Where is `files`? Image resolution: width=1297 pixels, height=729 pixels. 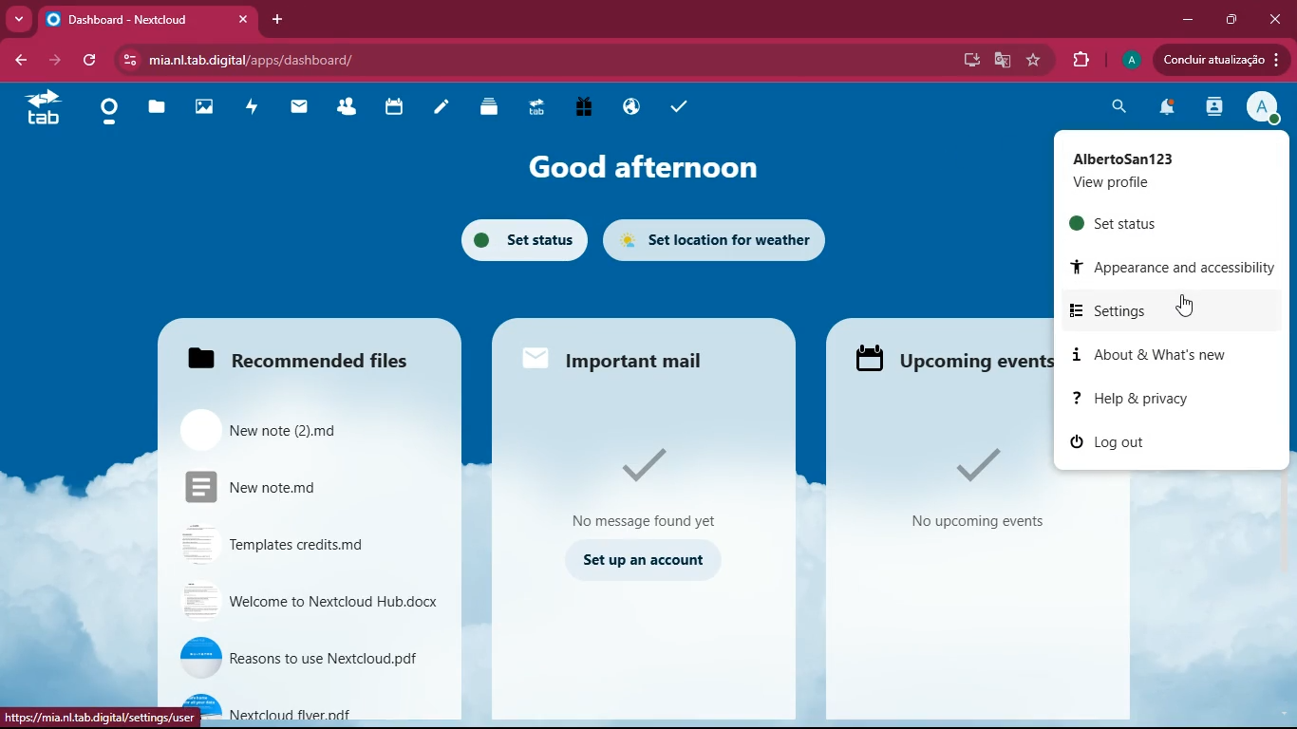
files is located at coordinates (294, 357).